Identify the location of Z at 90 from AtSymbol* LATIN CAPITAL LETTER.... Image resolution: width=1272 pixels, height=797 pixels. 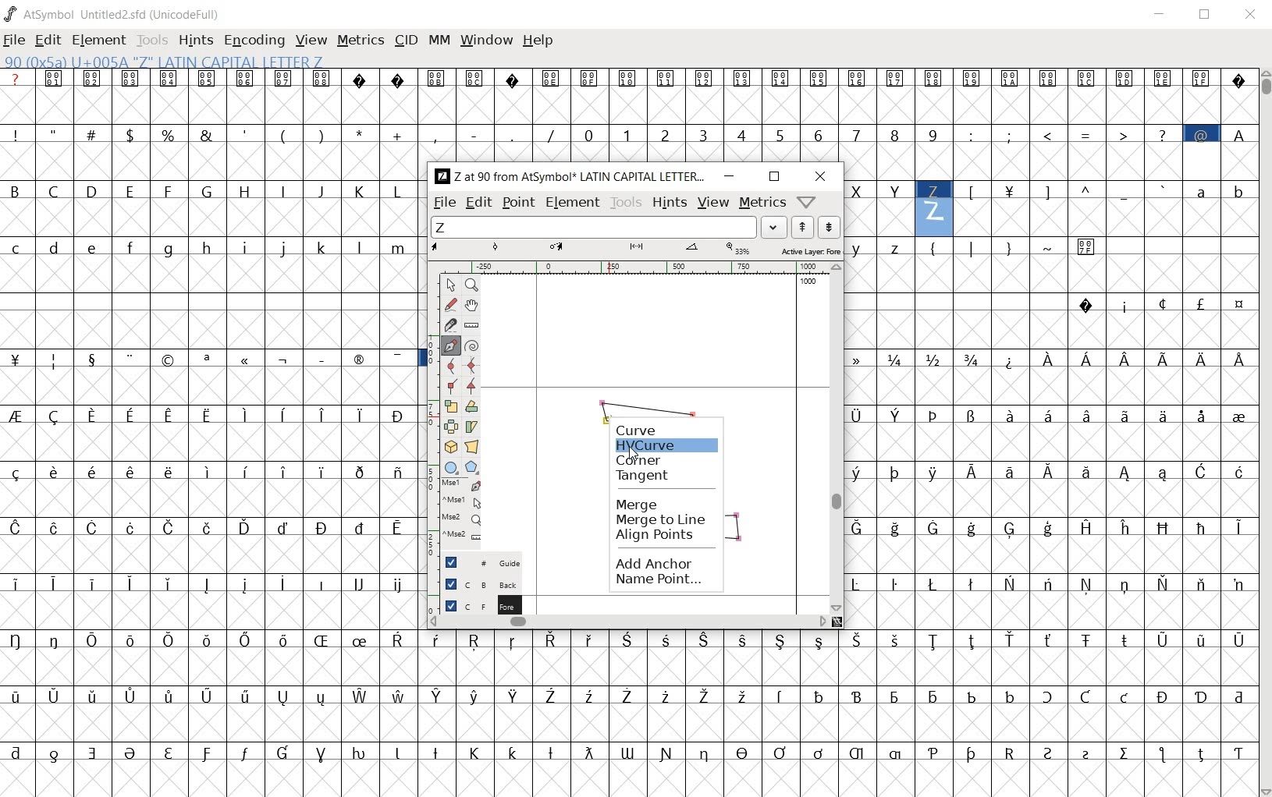
(569, 177).